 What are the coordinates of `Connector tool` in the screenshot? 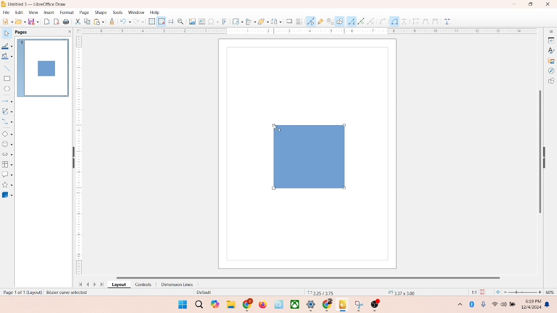 It's located at (394, 21).